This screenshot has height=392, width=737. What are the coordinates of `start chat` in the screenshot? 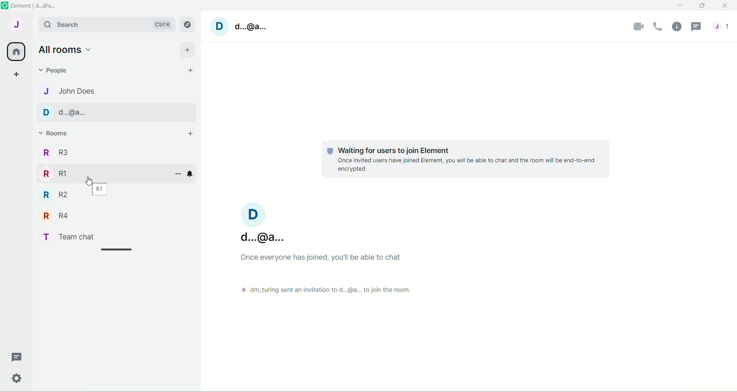 It's located at (192, 70).